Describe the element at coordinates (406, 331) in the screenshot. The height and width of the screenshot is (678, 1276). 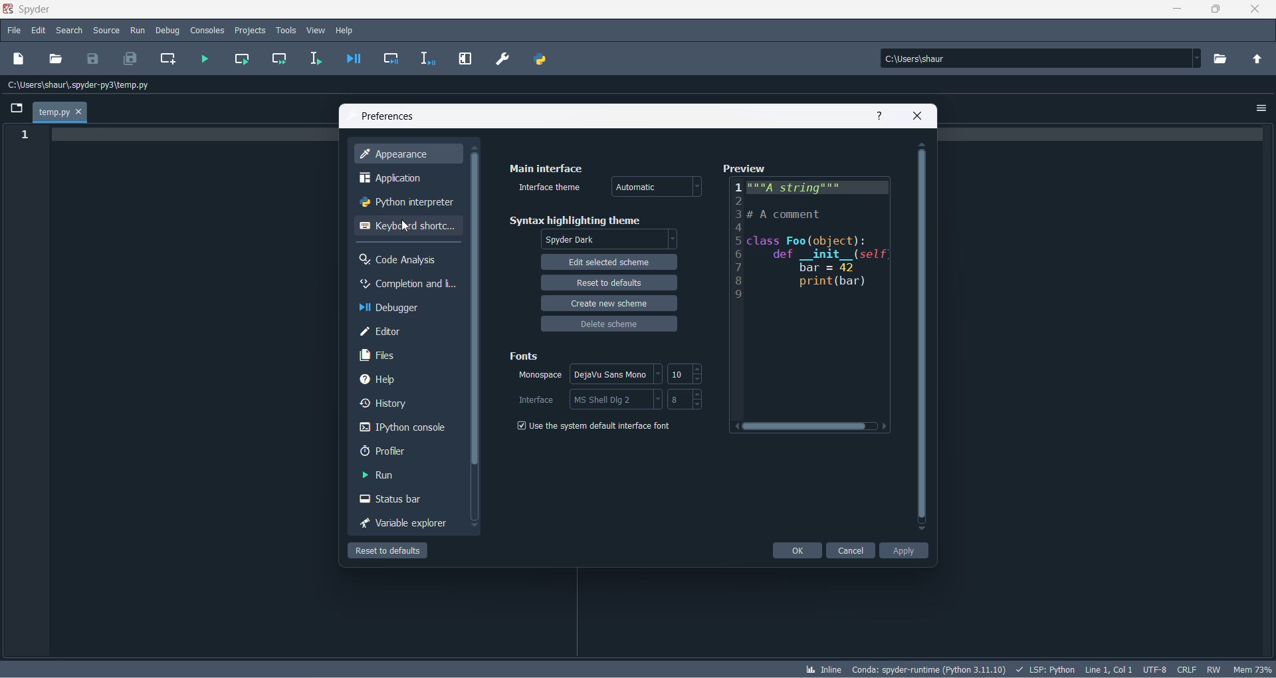
I see `editor` at that location.